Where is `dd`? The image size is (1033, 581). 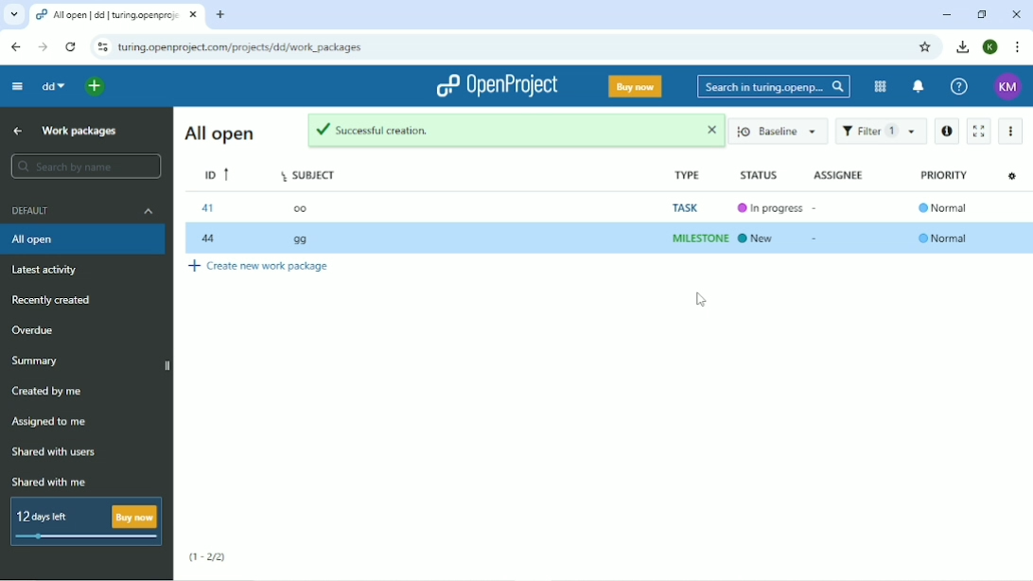
dd is located at coordinates (53, 86).